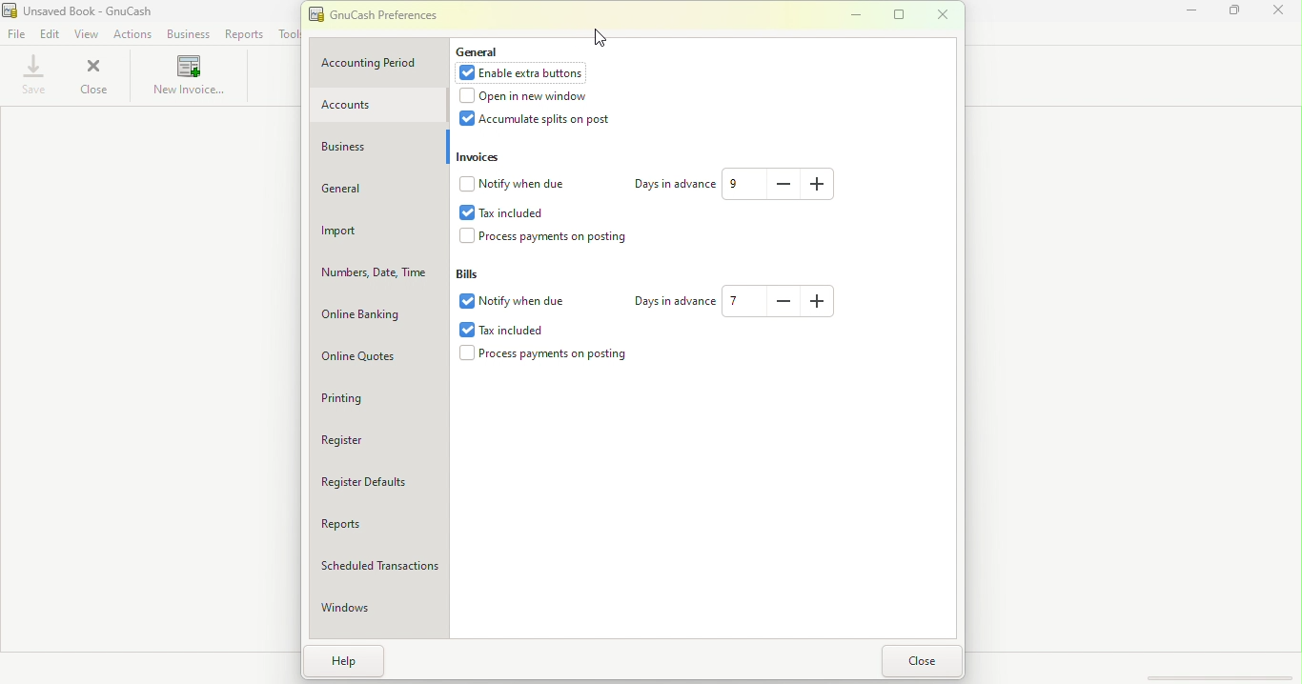  What do you see at coordinates (52, 35) in the screenshot?
I see `Edit` at bounding box center [52, 35].